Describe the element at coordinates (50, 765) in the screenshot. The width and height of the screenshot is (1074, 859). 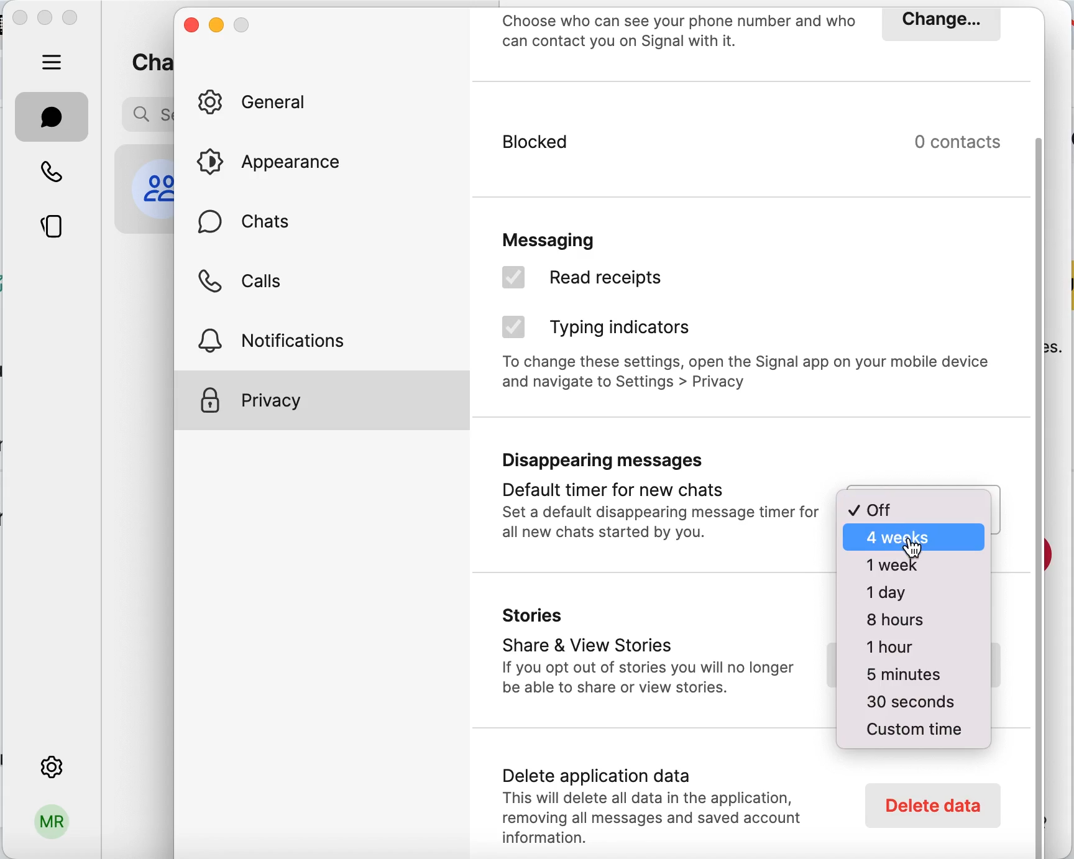
I see `settings` at that location.